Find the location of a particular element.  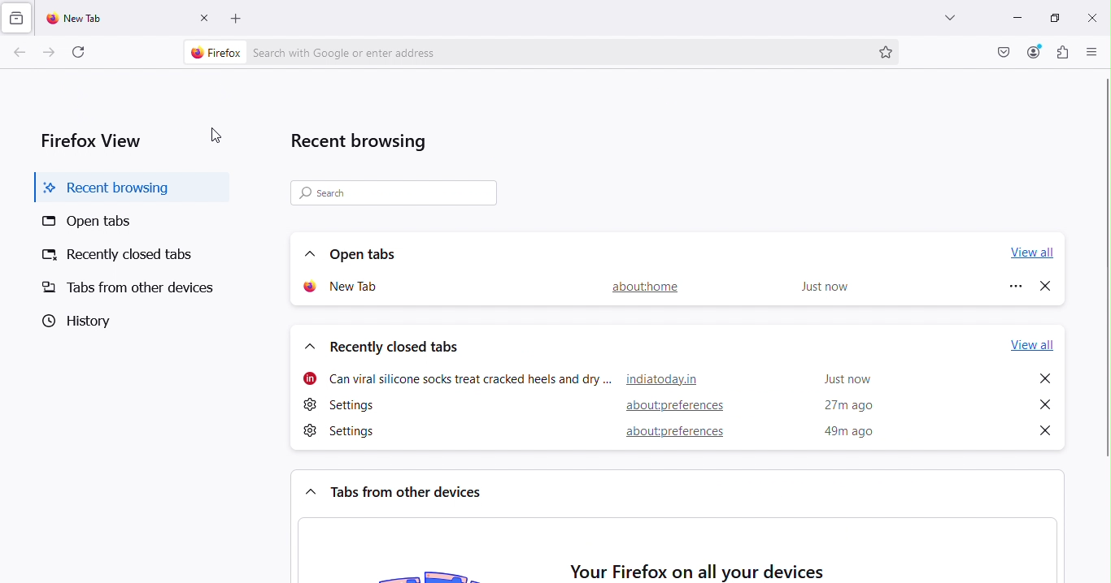

add new tab is located at coordinates (237, 19).